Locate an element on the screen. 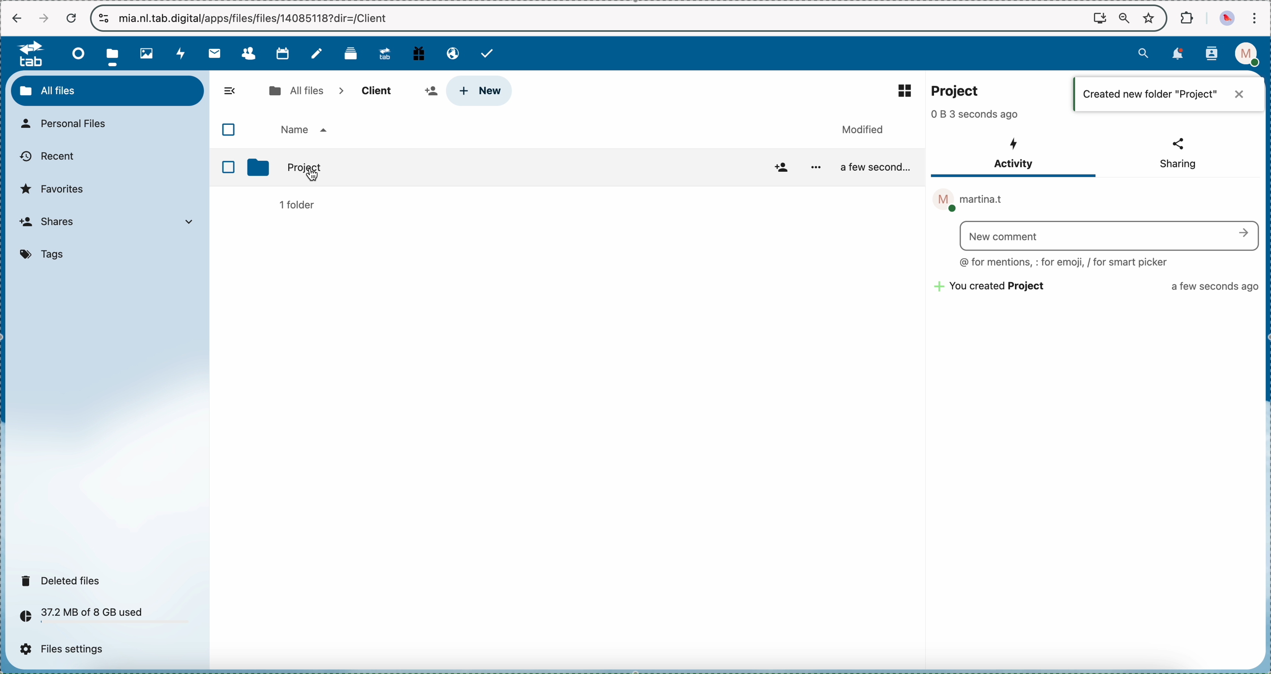 The image size is (1271, 674). a few second.. is located at coordinates (870, 167).